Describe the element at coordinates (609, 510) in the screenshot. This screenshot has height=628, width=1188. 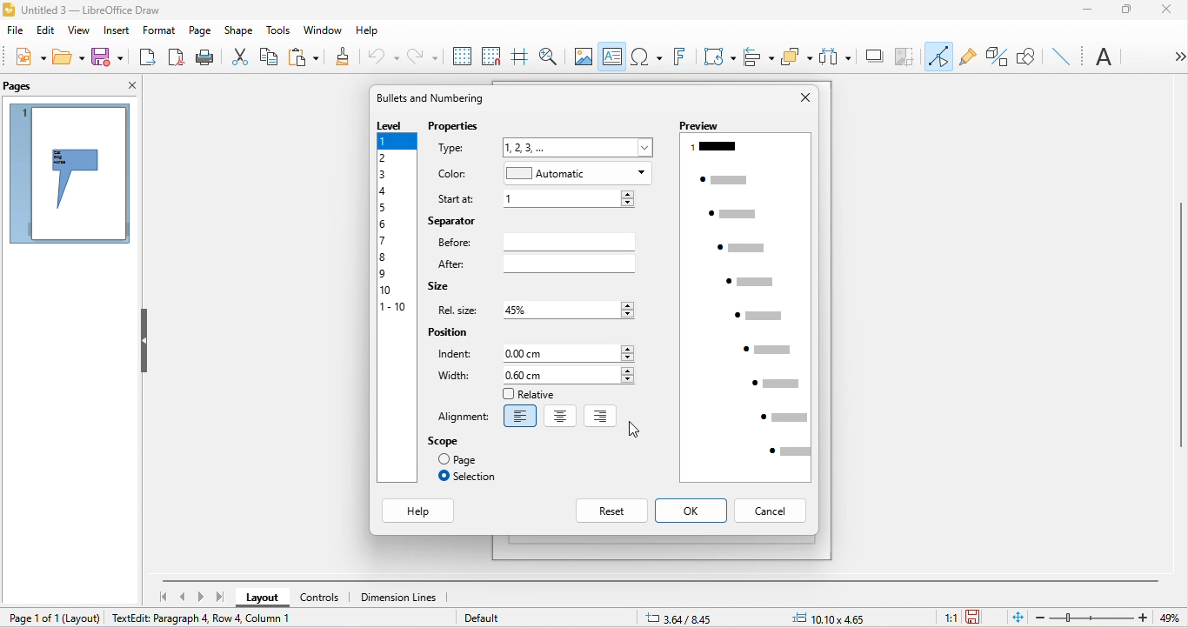
I see `reset` at that location.